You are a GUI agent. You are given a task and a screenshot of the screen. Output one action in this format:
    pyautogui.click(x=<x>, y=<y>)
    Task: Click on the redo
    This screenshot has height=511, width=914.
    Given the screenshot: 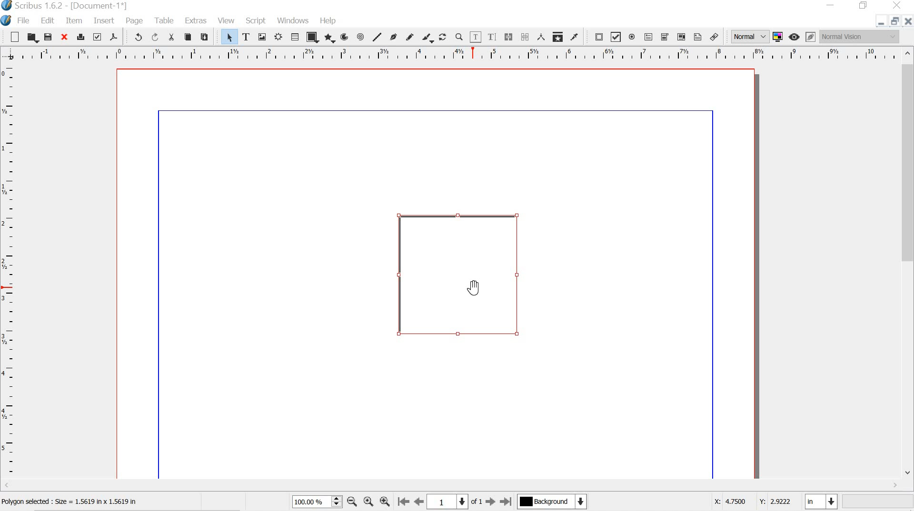 What is the action you would take?
    pyautogui.click(x=156, y=37)
    